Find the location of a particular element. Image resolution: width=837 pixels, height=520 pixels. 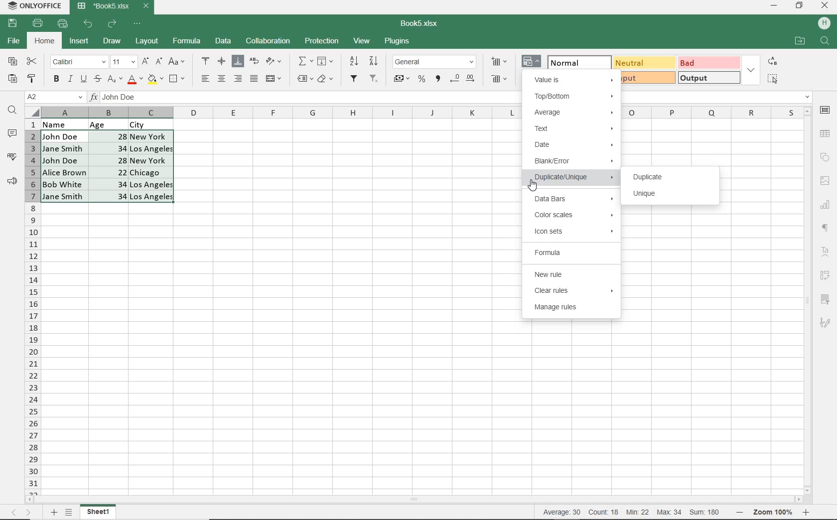

PRINT is located at coordinates (38, 23).